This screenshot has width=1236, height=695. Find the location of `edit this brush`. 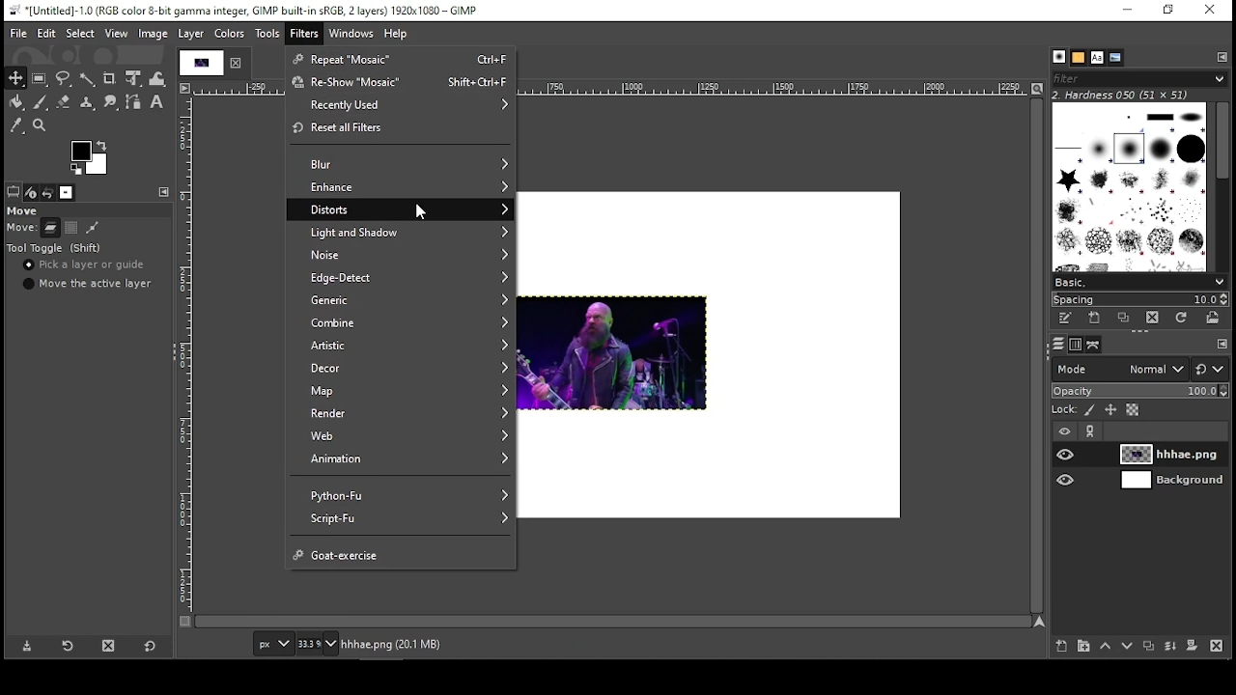

edit this brush is located at coordinates (1066, 320).